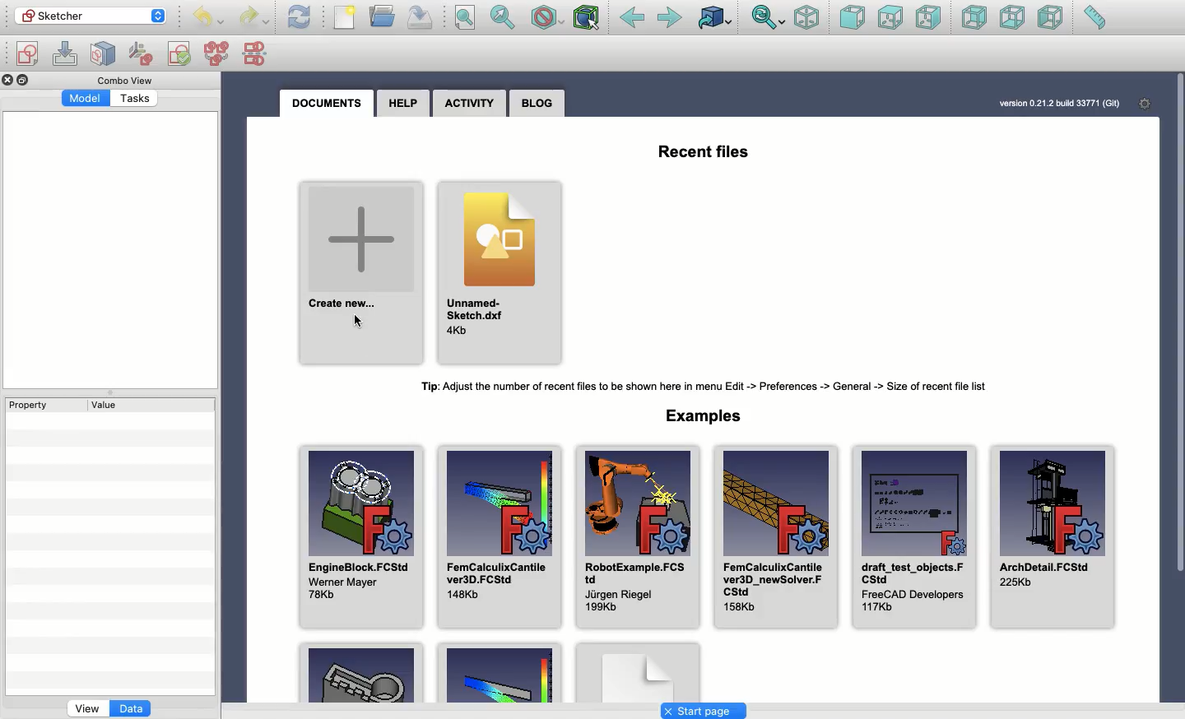 This screenshot has width=1185, height=719. Describe the element at coordinates (91, 16) in the screenshot. I see `Workbench` at that location.